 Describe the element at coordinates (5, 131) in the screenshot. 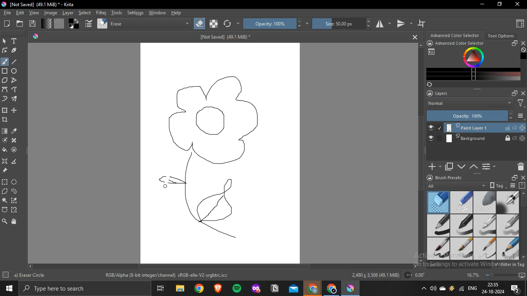

I see `draw gradient` at that location.